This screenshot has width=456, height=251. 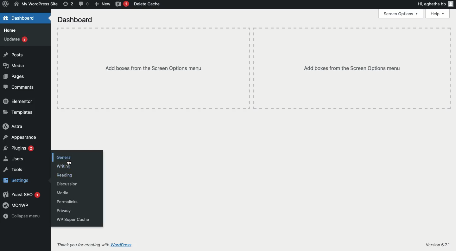 What do you see at coordinates (66, 202) in the screenshot?
I see `Permalinks` at bounding box center [66, 202].